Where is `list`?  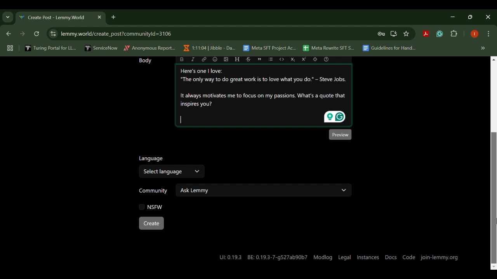
list is located at coordinates (271, 59).